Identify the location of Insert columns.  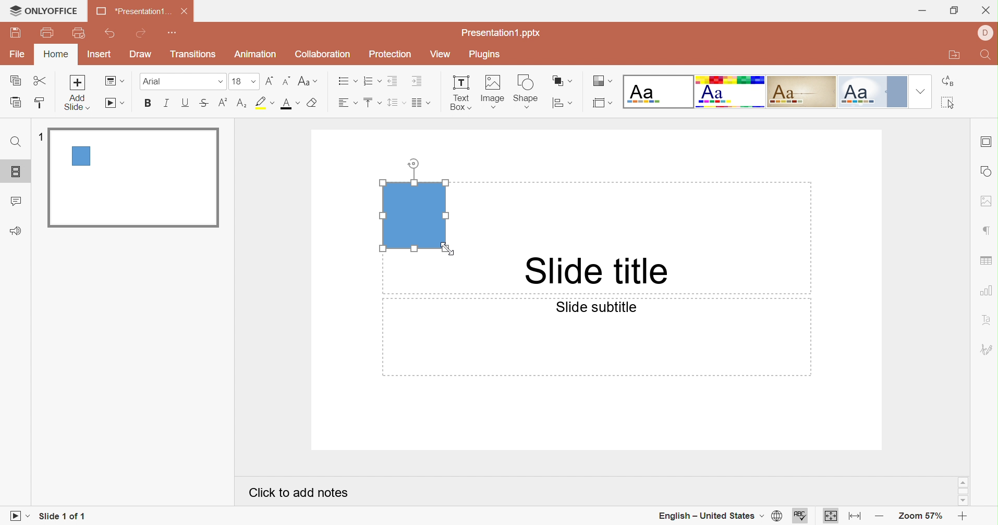
(422, 103).